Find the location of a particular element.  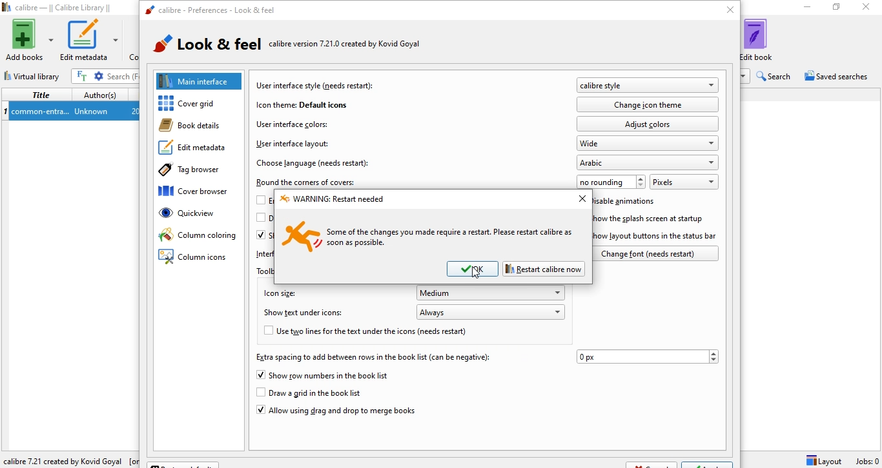

calibre - || Calibre Library || is located at coordinates (59, 8).